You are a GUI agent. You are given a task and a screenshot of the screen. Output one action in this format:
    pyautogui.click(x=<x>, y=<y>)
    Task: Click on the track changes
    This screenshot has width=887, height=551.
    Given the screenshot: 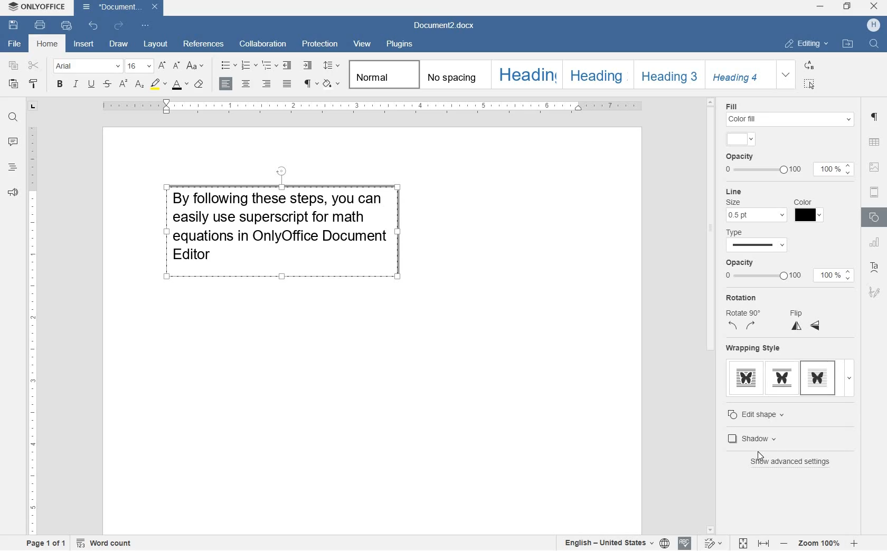 What is the action you would take?
    pyautogui.click(x=714, y=543)
    